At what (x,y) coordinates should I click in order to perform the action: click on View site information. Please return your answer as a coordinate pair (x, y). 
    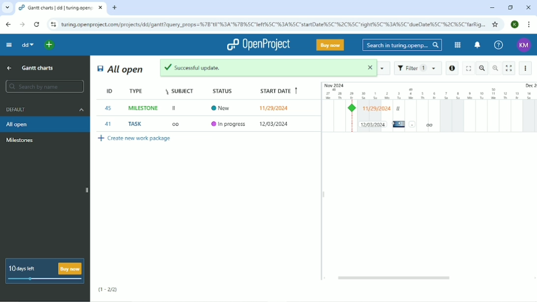
    Looking at the image, I should click on (53, 25).